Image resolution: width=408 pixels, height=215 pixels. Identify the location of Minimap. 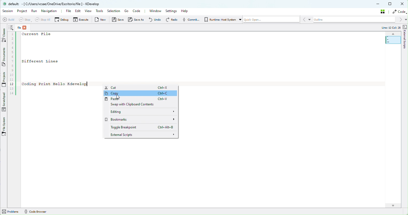
(393, 38).